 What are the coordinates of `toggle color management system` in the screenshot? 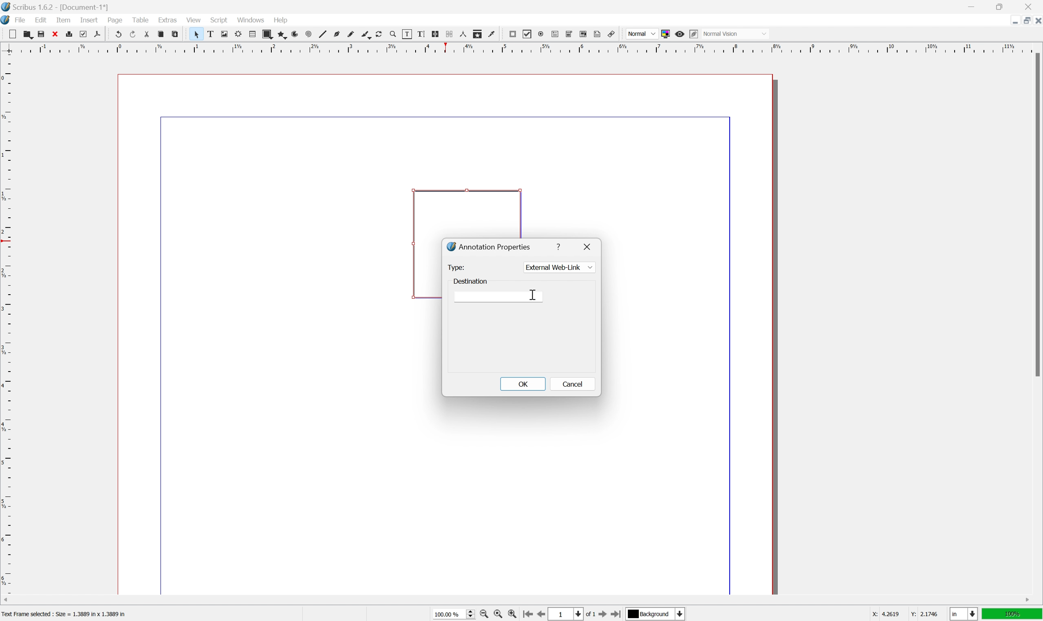 It's located at (666, 34).